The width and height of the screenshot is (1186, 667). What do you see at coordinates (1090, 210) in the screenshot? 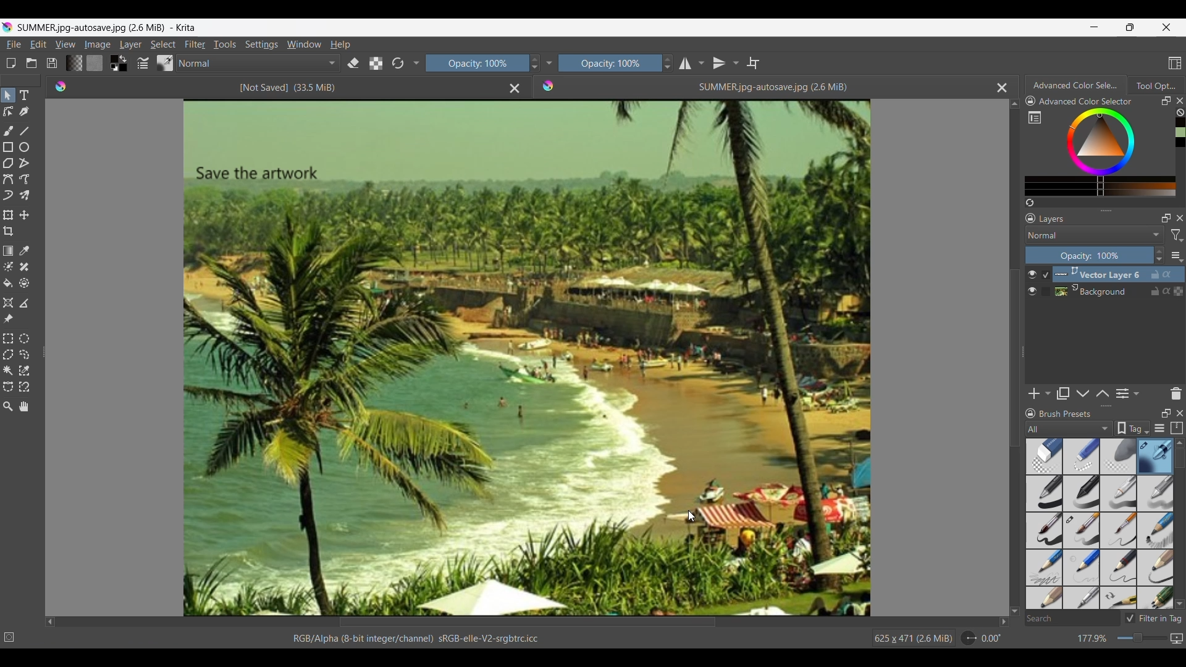
I see `Change height of panels attached to this line` at bounding box center [1090, 210].